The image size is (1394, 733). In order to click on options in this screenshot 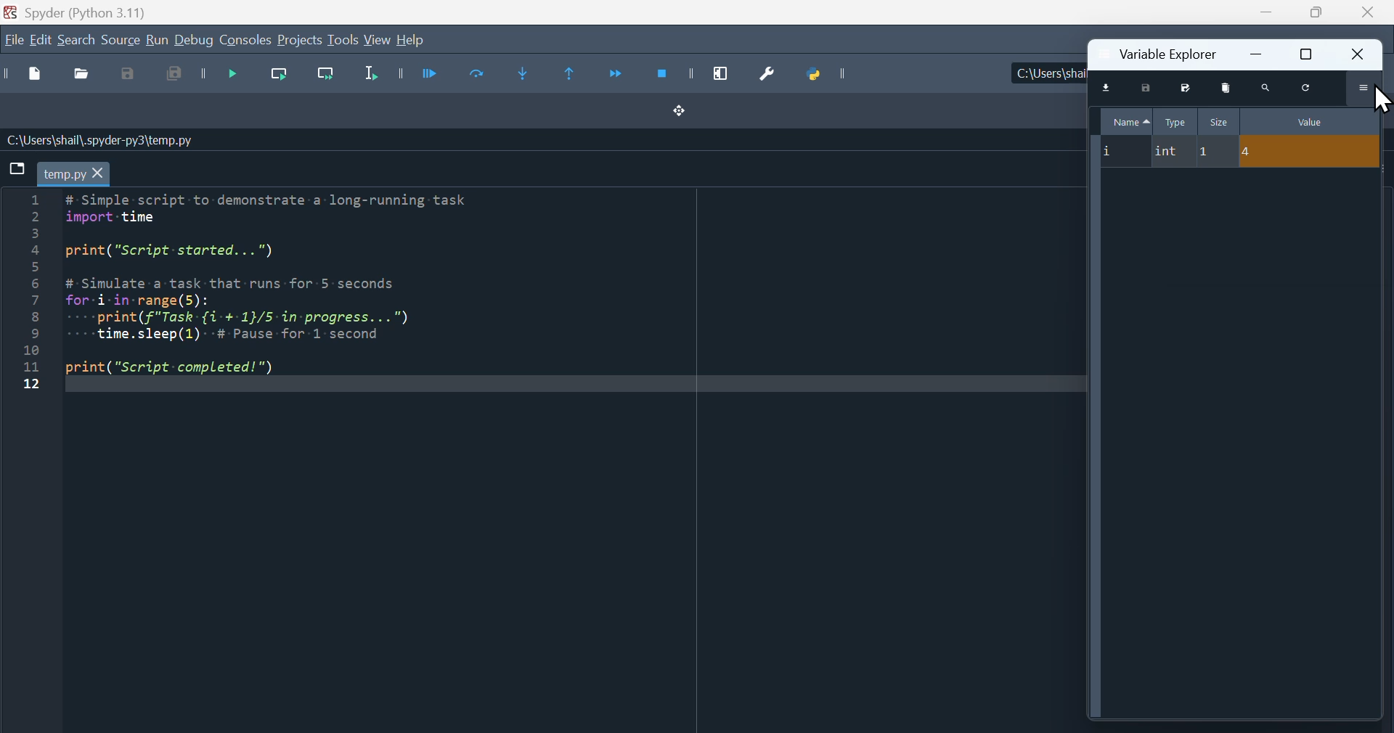, I will do `click(1366, 88)`.